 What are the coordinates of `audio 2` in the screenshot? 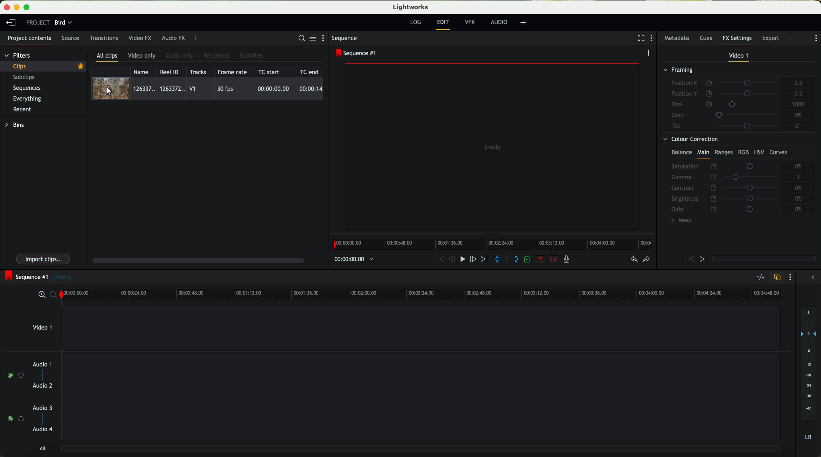 It's located at (43, 386).